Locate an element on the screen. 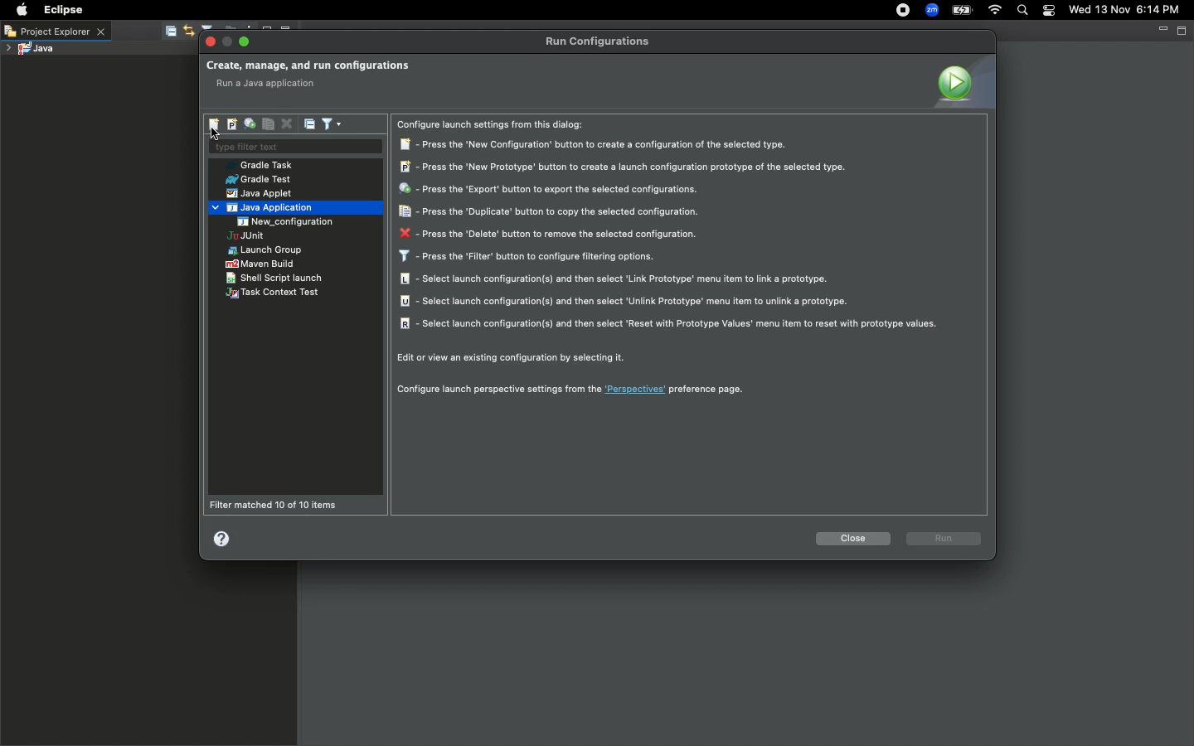 The height and width of the screenshot is (746, 1194). Unit is located at coordinates (245, 237).